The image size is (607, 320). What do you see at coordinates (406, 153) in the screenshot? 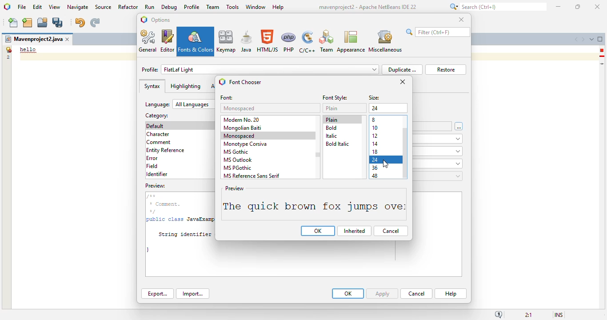
I see `vertical scroll bar` at bounding box center [406, 153].